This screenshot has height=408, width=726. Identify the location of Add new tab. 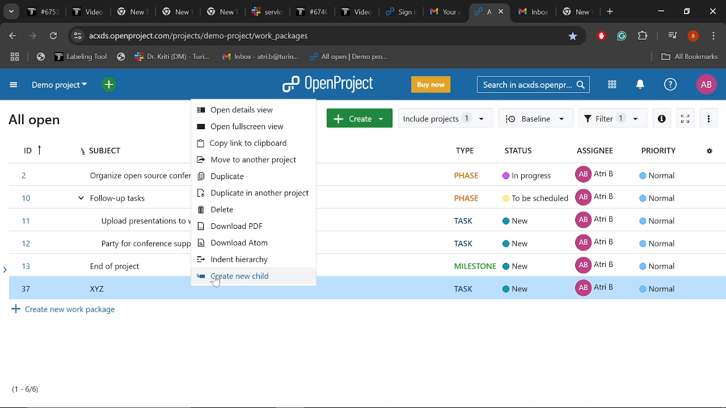
(611, 12).